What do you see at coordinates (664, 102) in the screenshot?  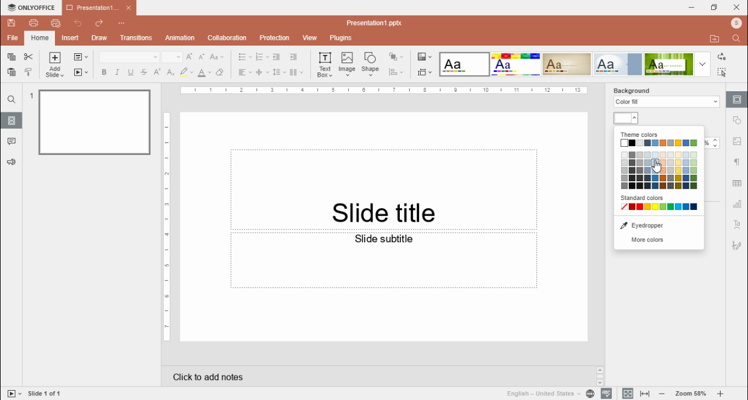 I see `background fill settings` at bounding box center [664, 102].